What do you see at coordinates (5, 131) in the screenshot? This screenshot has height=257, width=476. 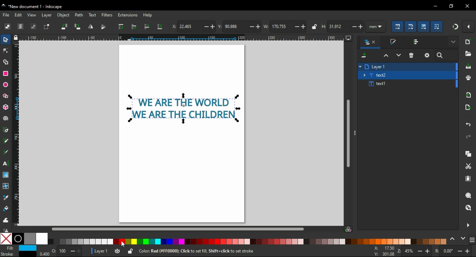 I see `pen tool` at bounding box center [5, 131].